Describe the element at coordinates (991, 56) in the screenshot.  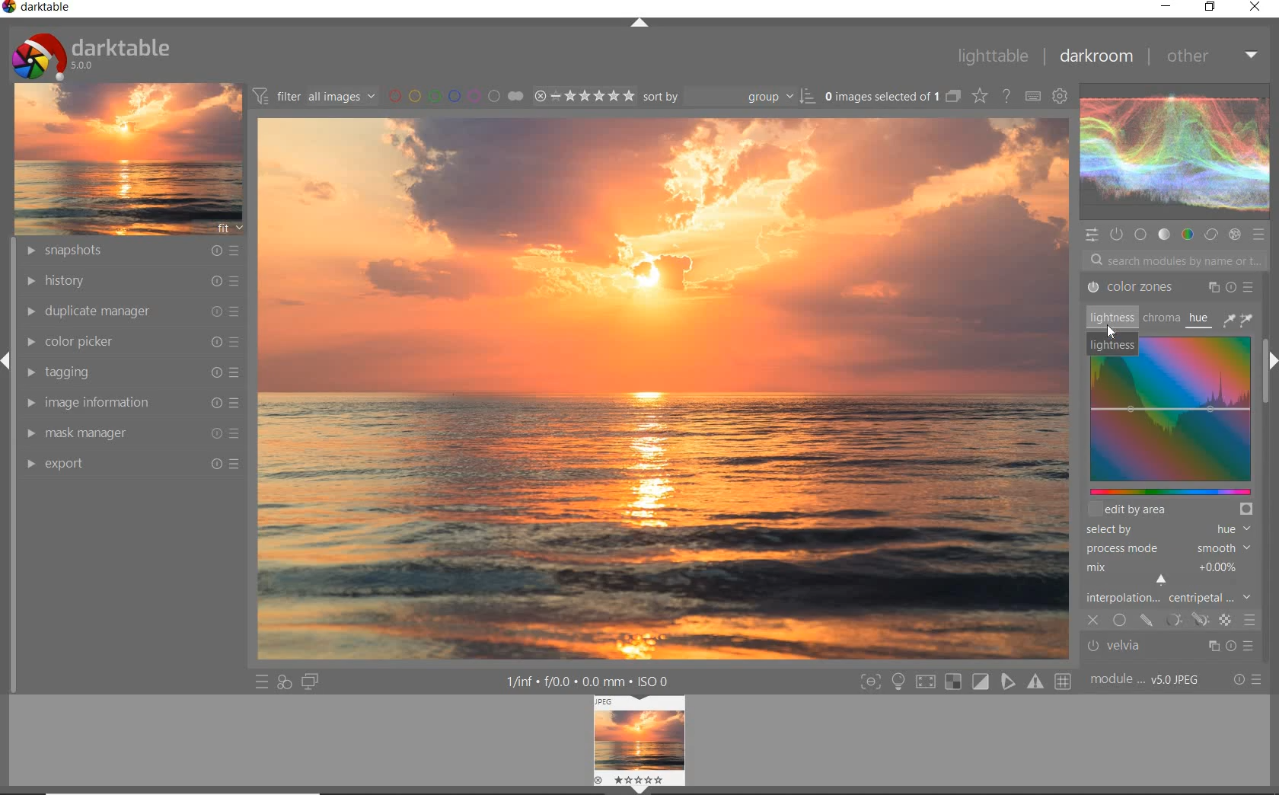
I see `lighttable` at that location.